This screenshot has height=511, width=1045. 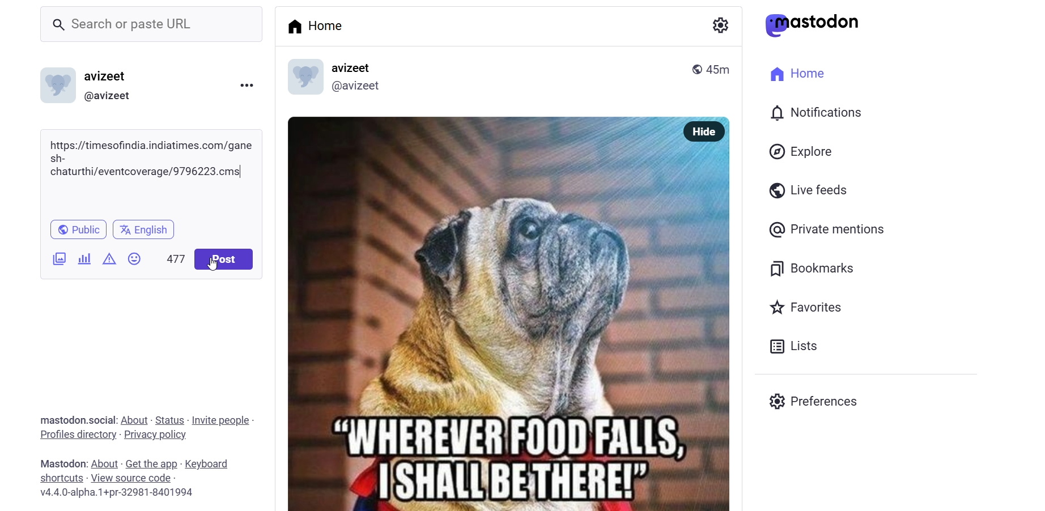 I want to click on  Public, so click(x=80, y=229).